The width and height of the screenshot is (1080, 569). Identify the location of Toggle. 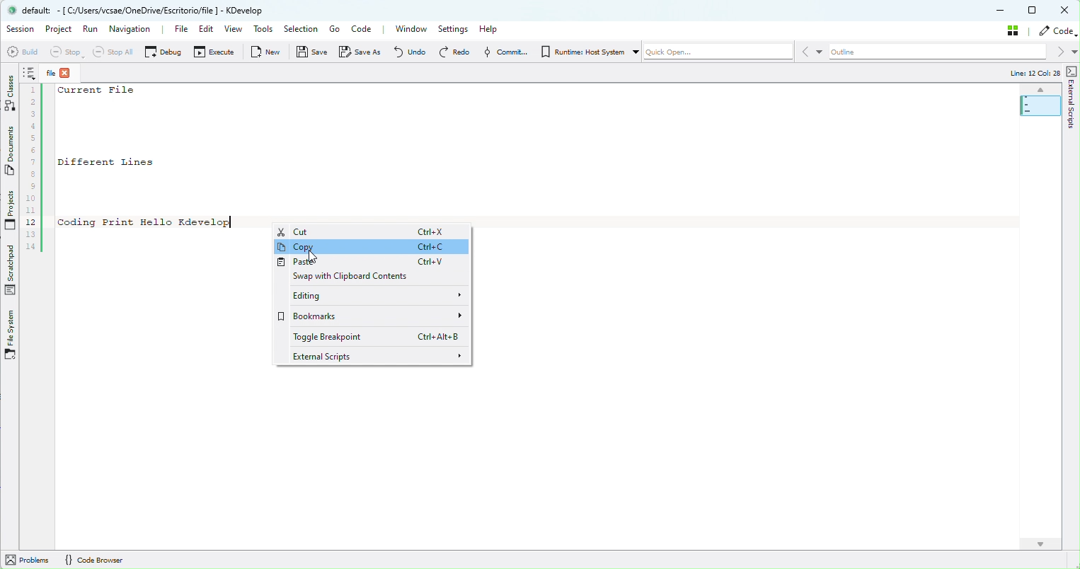
(371, 338).